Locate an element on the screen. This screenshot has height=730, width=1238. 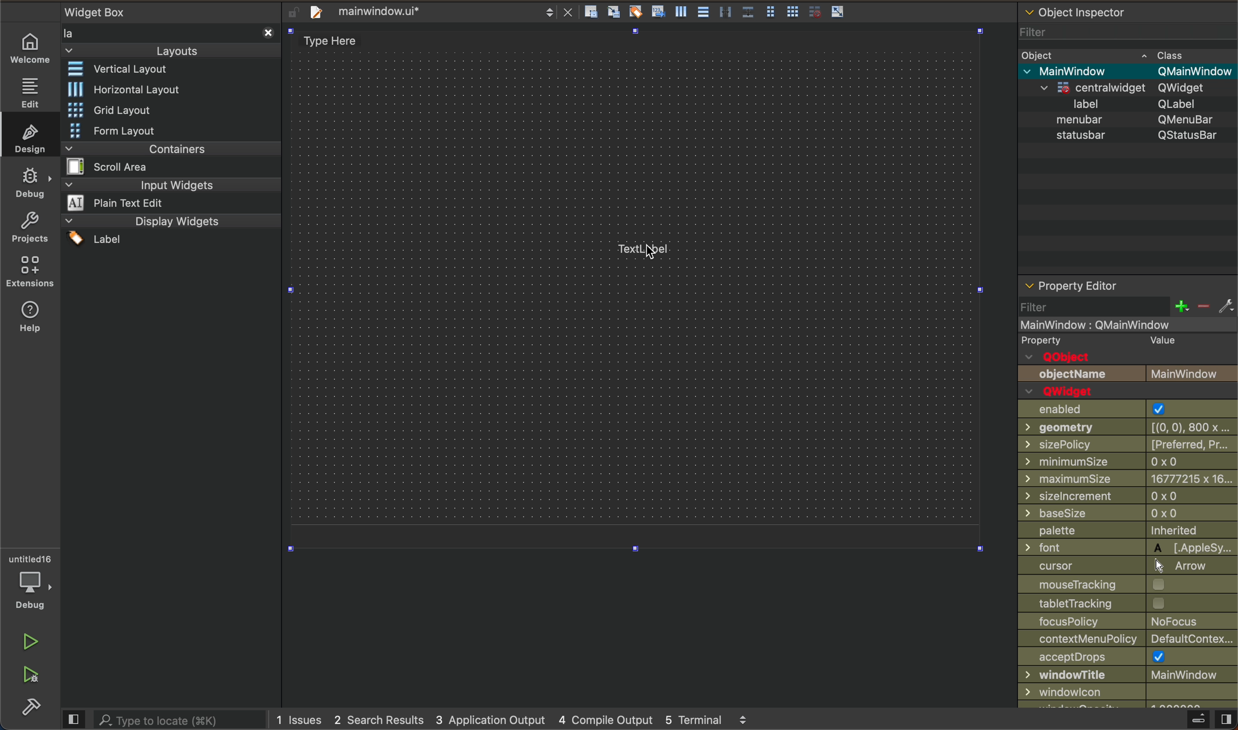
size increment  is located at coordinates (1127, 495).